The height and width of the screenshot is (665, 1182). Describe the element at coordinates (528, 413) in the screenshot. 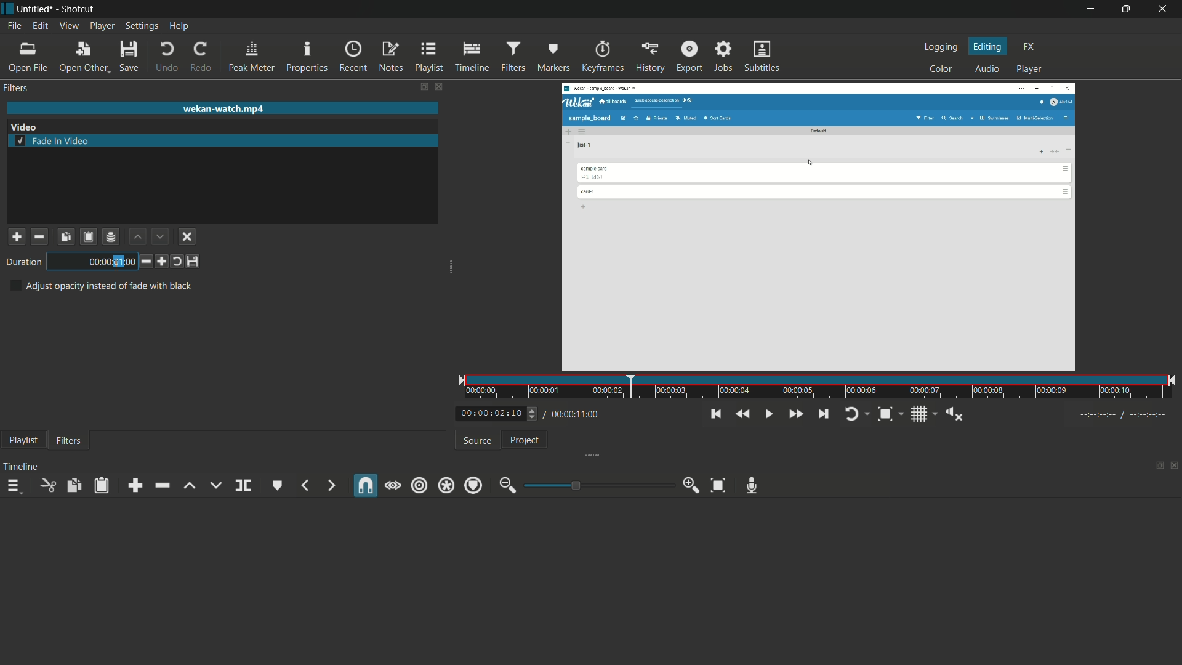

I see `adjust` at that location.